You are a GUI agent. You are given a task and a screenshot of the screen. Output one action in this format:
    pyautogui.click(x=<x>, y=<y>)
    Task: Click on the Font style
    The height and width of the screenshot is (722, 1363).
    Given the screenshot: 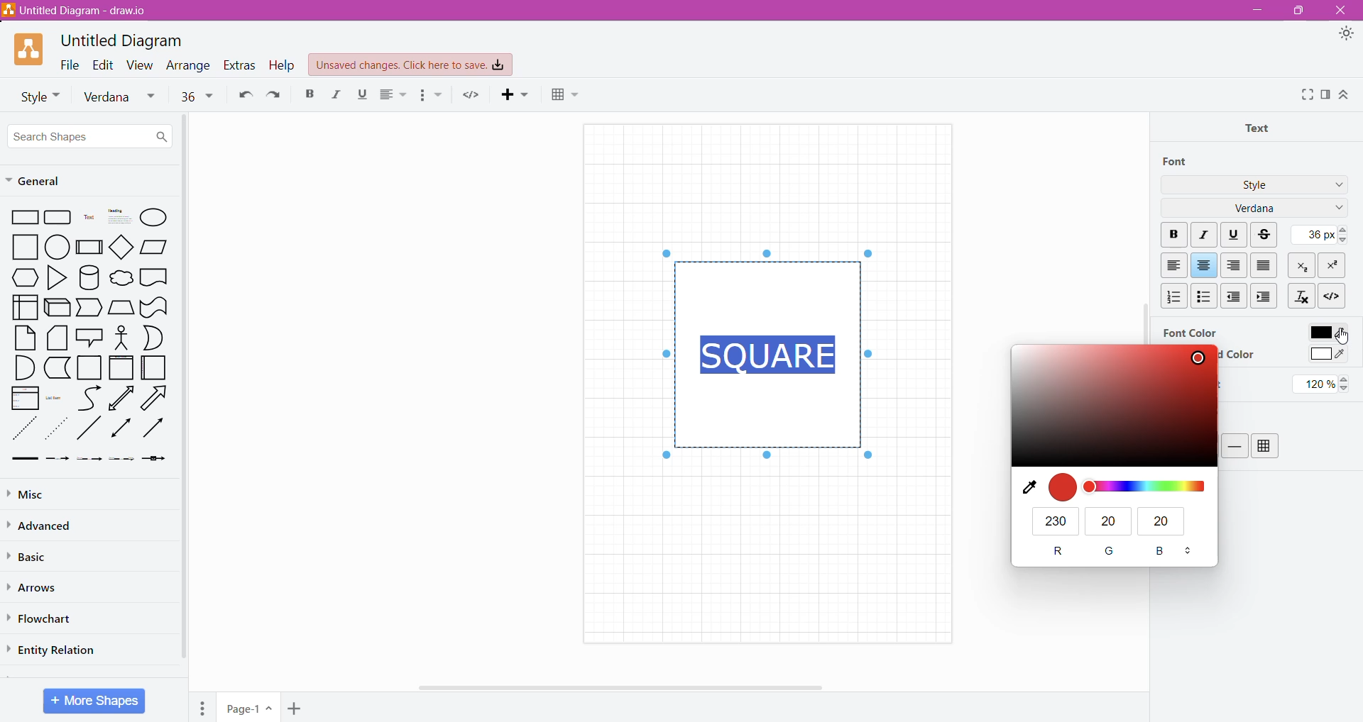 What is the action you would take?
    pyautogui.click(x=35, y=95)
    